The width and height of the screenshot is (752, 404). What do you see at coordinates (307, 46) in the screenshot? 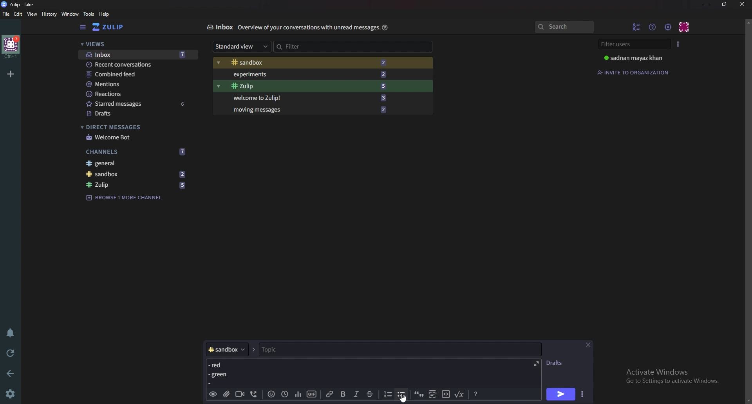
I see `Filter` at bounding box center [307, 46].